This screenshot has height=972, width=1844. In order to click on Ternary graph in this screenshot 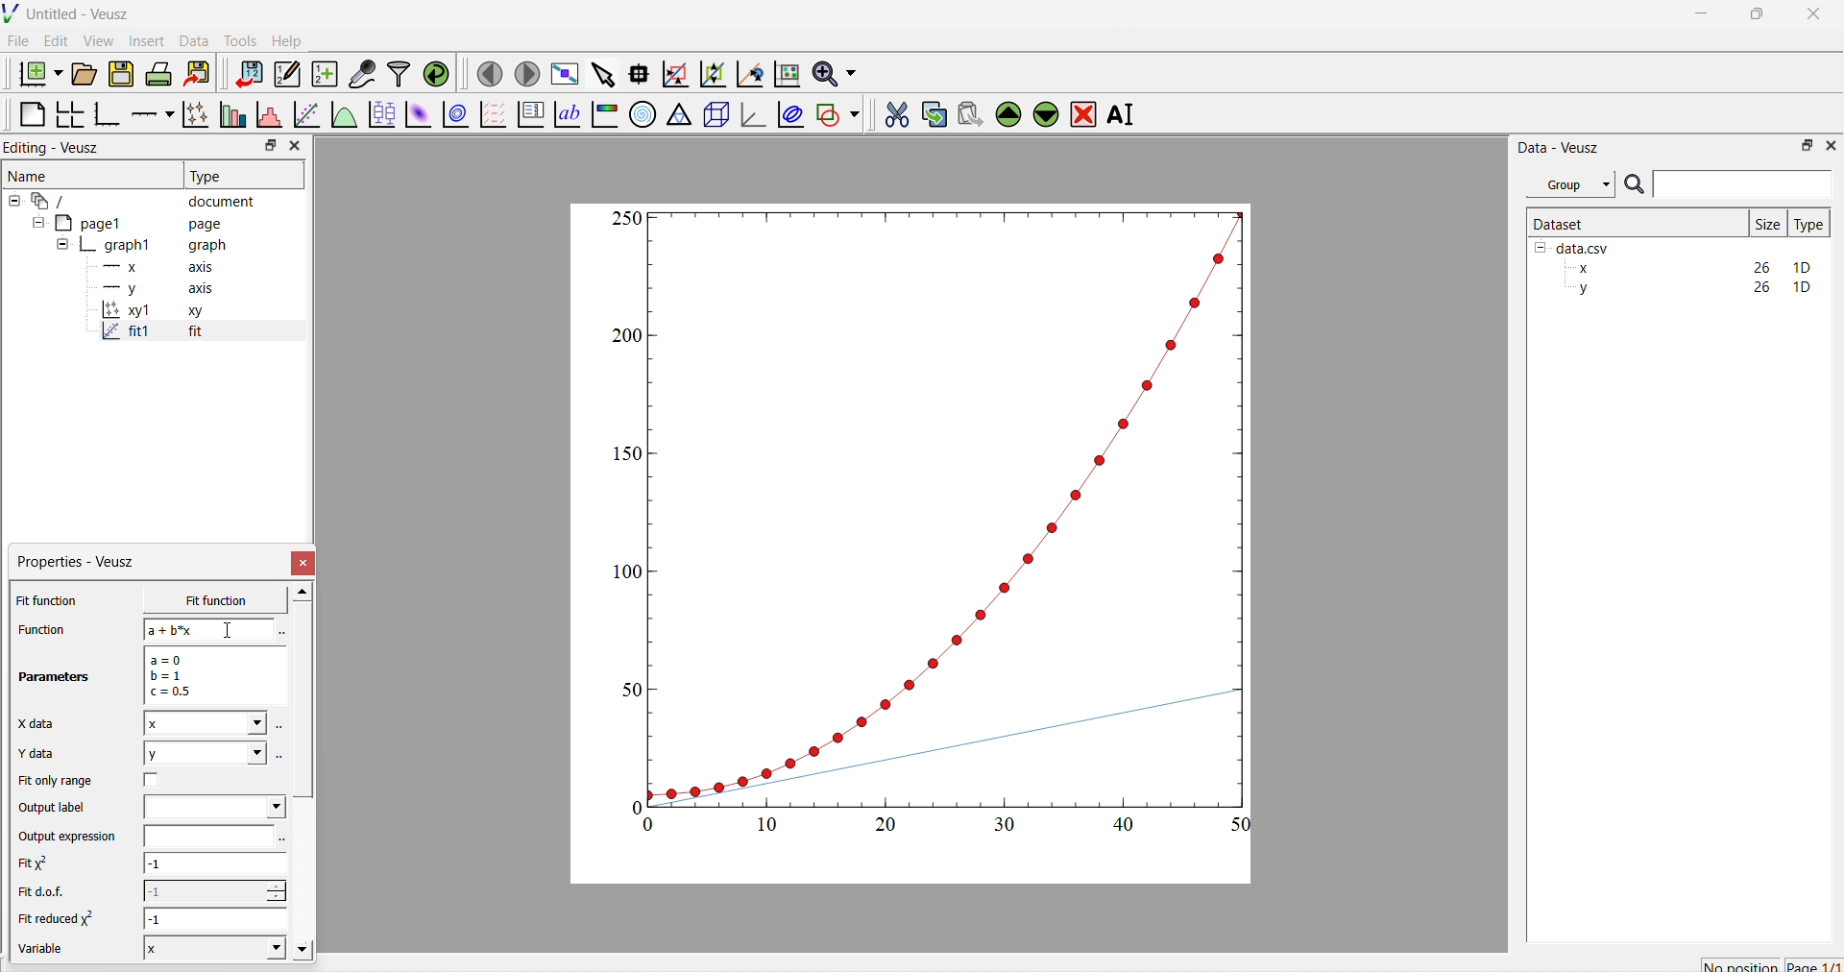, I will do `click(680, 113)`.